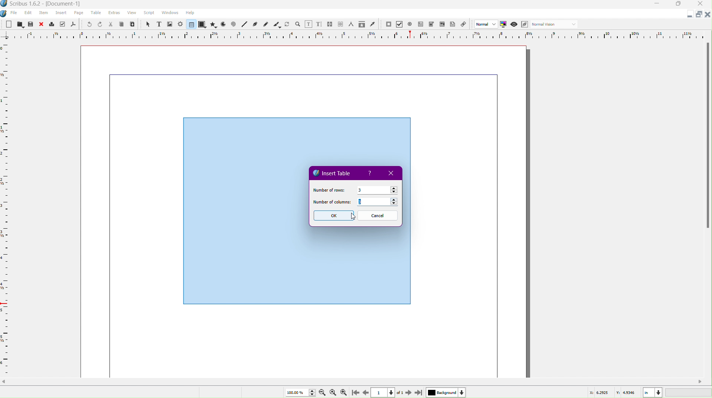  Describe the element at coordinates (309, 24) in the screenshot. I see `Edit Contents of Frame` at that location.